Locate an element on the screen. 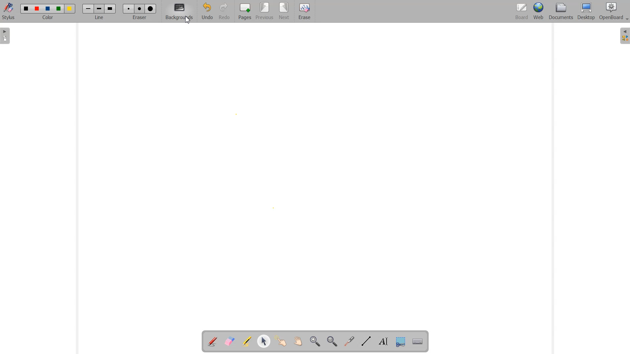 The width and height of the screenshot is (630, 354). Interact With Item is located at coordinates (281, 342).